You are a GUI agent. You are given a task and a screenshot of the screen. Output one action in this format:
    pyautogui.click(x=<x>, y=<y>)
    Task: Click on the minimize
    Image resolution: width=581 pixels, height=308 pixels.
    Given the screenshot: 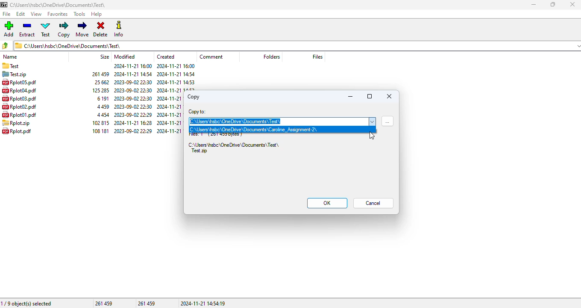 What is the action you would take?
    pyautogui.click(x=533, y=5)
    